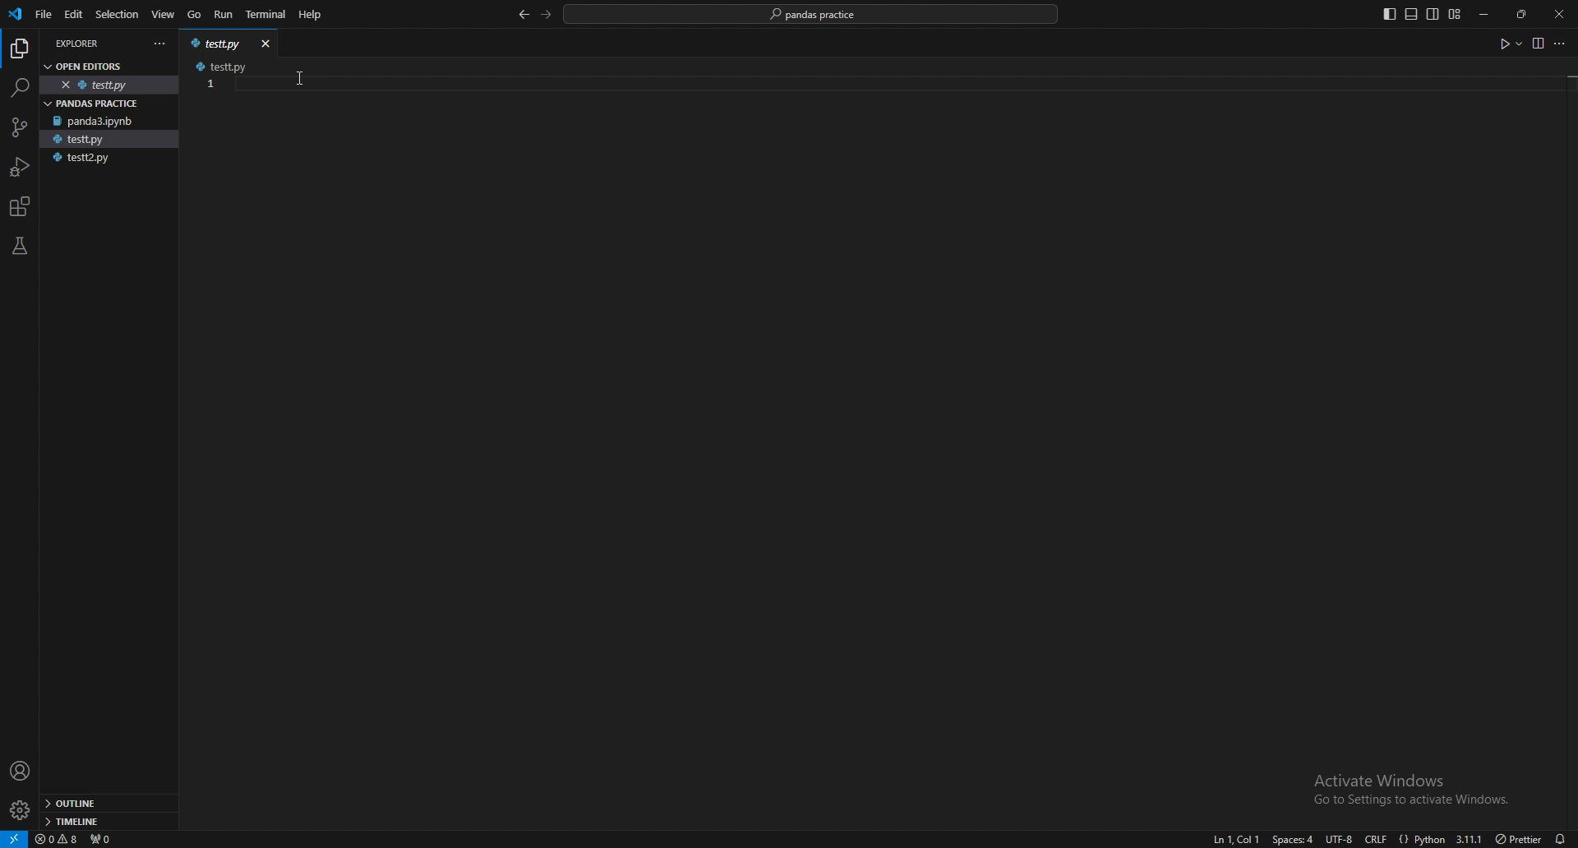 This screenshot has width=1578, height=848. Describe the element at coordinates (105, 804) in the screenshot. I see `outline` at that location.